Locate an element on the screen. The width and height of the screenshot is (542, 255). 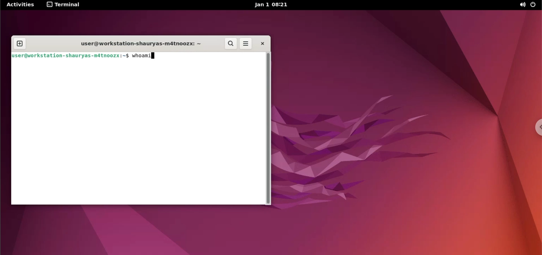
user@workstation-shauryas-m4tnoozx:~$ is located at coordinates (71, 56).